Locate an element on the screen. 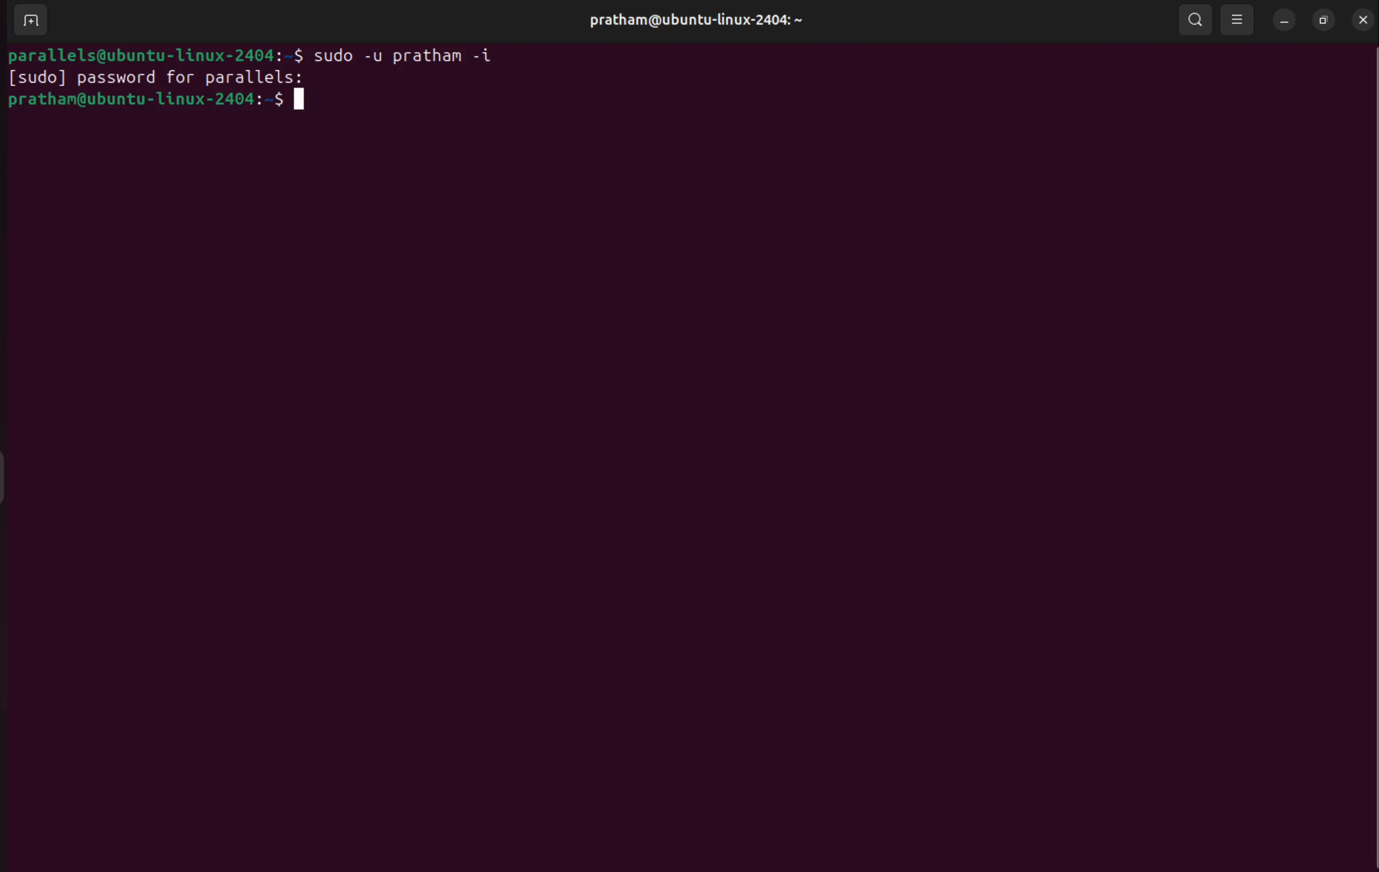  minimize is located at coordinates (1283, 19).